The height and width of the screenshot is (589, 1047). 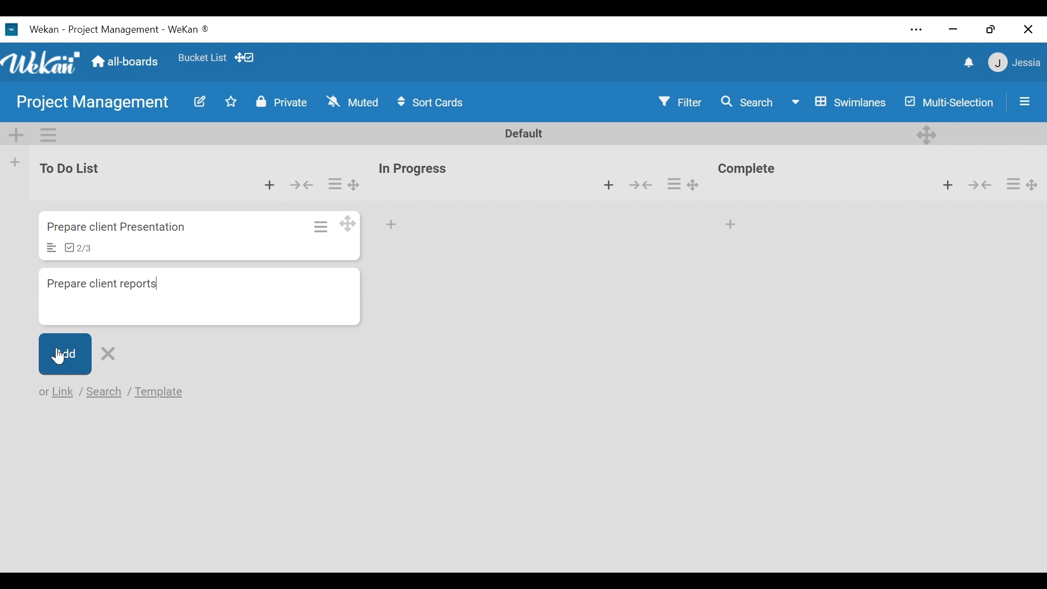 What do you see at coordinates (200, 298) in the screenshot?
I see `Prepare client reports` at bounding box center [200, 298].